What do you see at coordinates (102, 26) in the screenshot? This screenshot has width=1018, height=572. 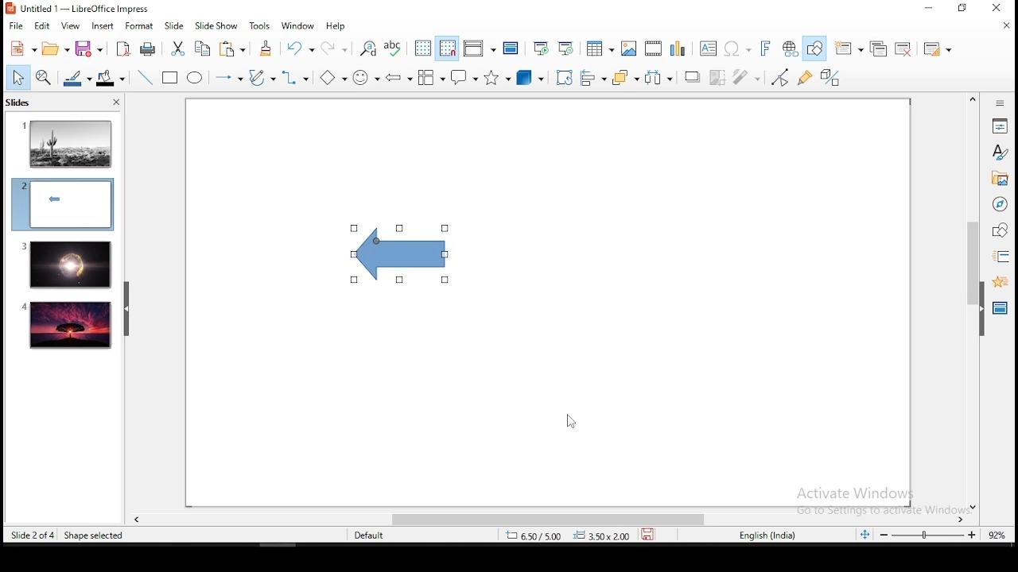 I see `insert` at bounding box center [102, 26].